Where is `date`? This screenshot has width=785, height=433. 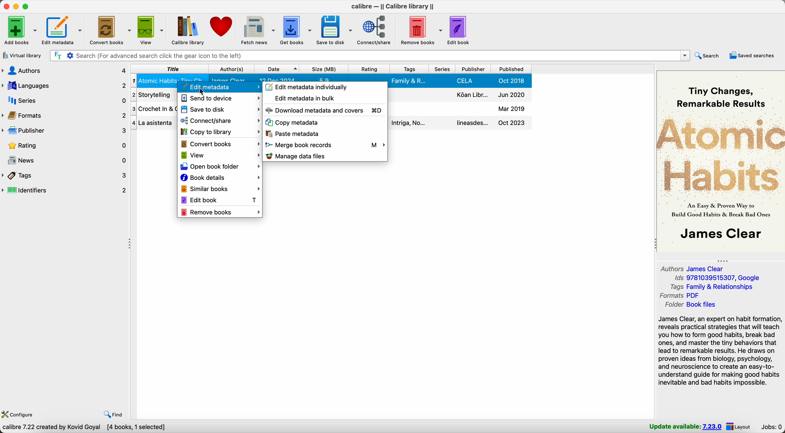
date is located at coordinates (277, 69).